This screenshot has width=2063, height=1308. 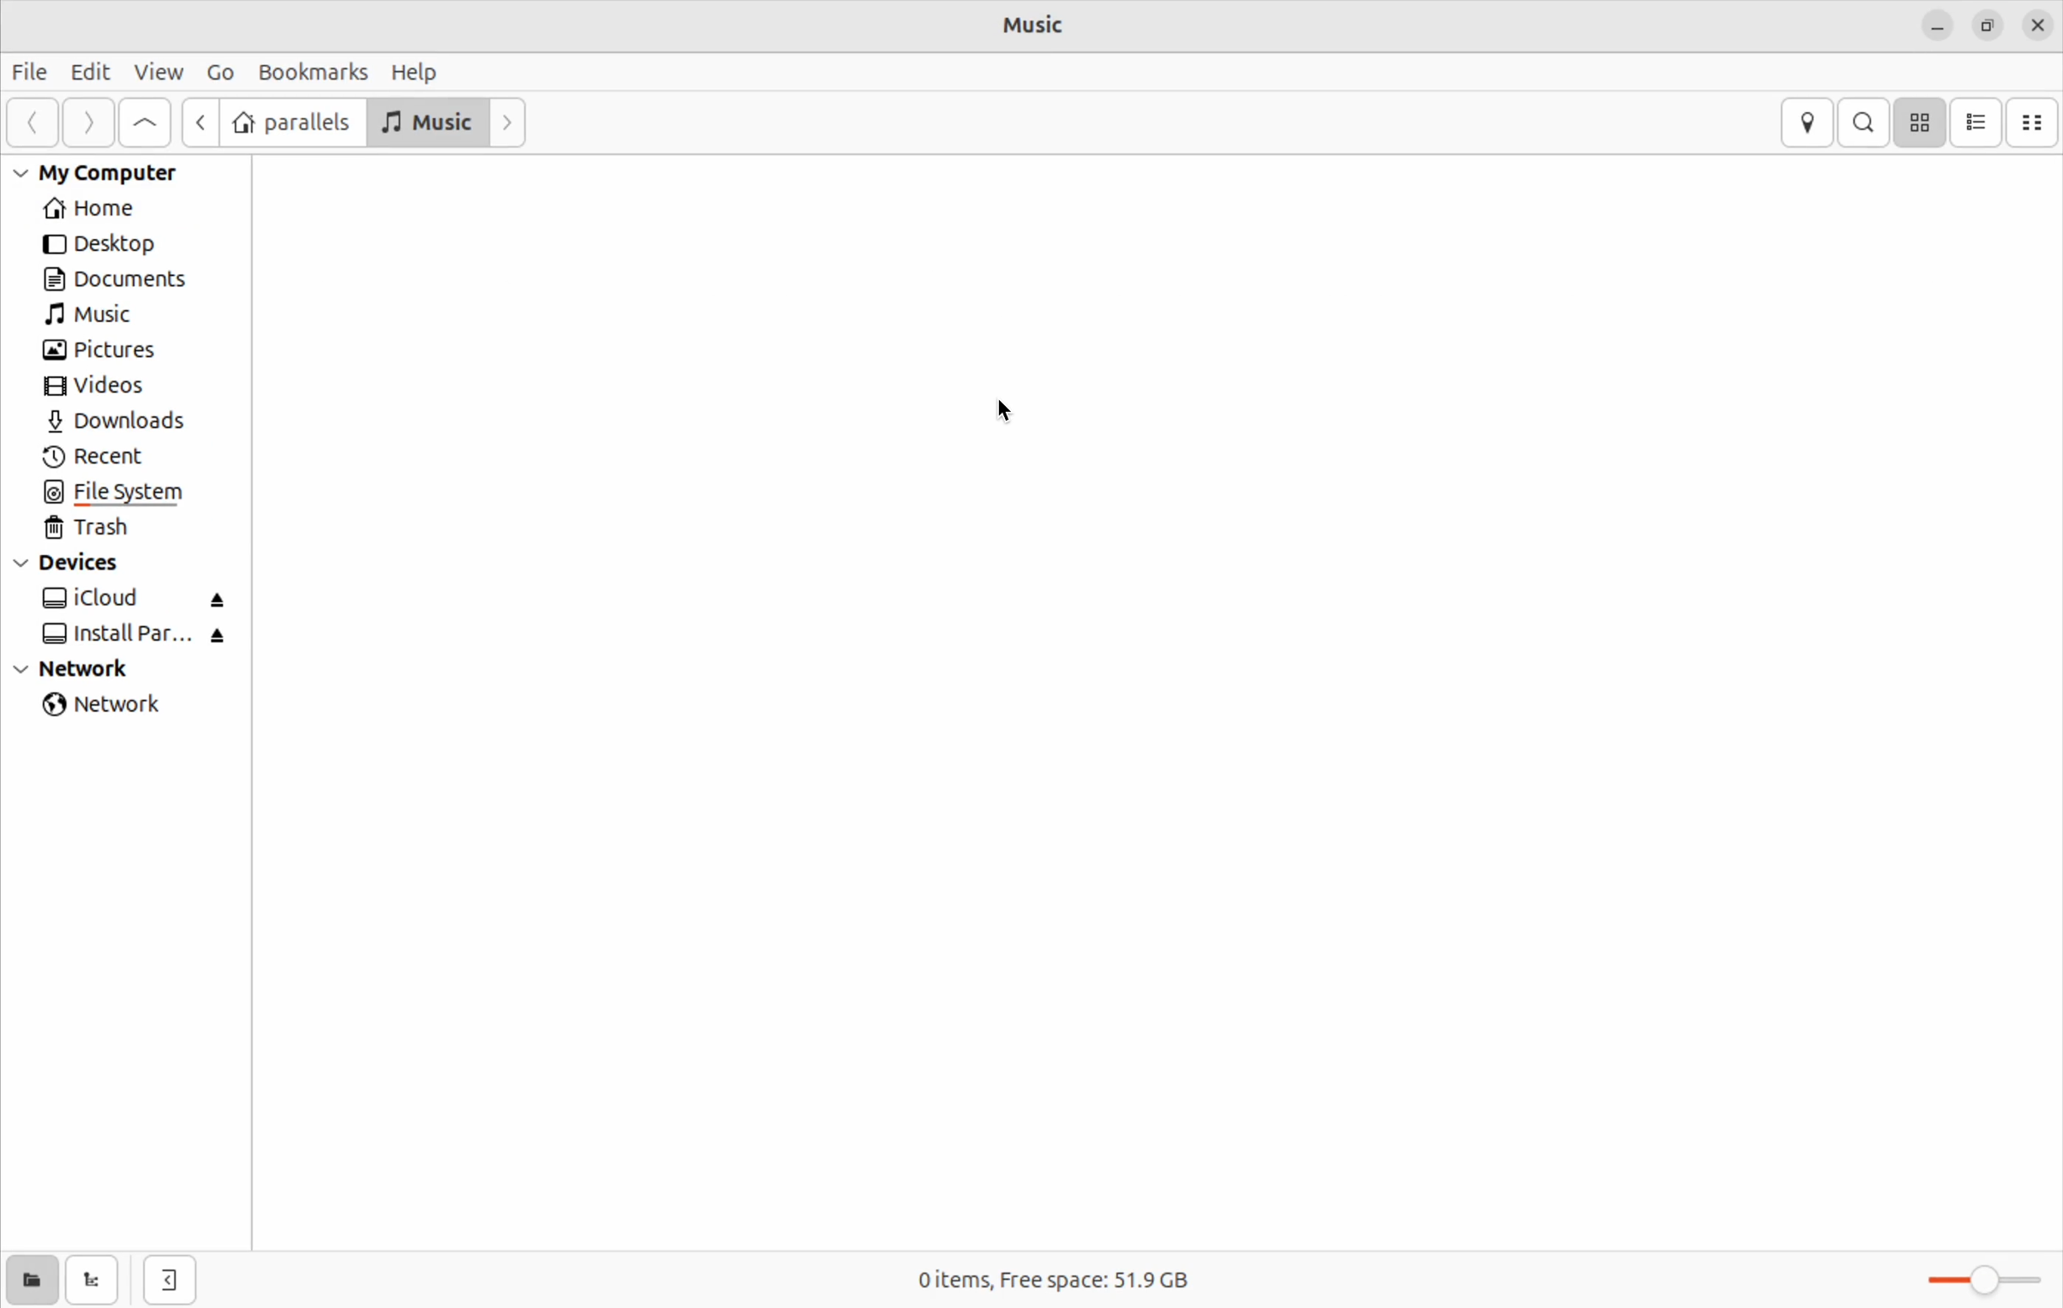 What do you see at coordinates (1093, 1280) in the screenshot?
I see `Free space` at bounding box center [1093, 1280].